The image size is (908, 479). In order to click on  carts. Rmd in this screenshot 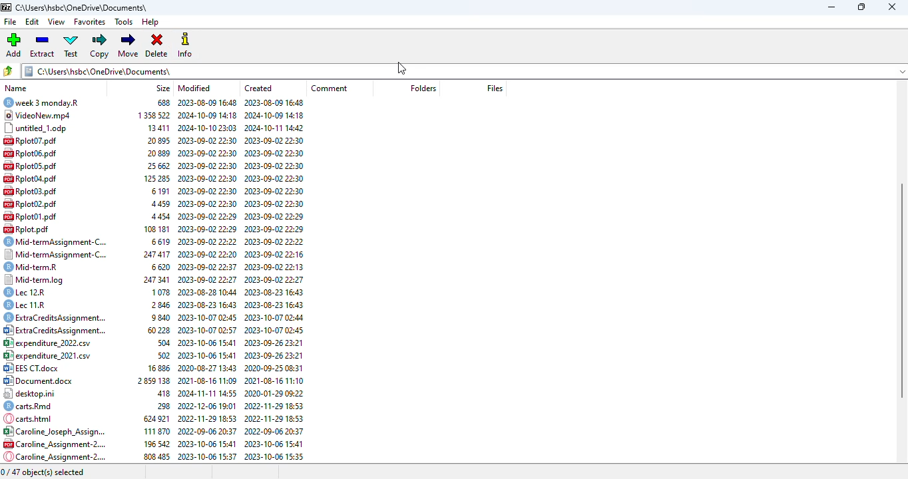, I will do `click(33, 406)`.